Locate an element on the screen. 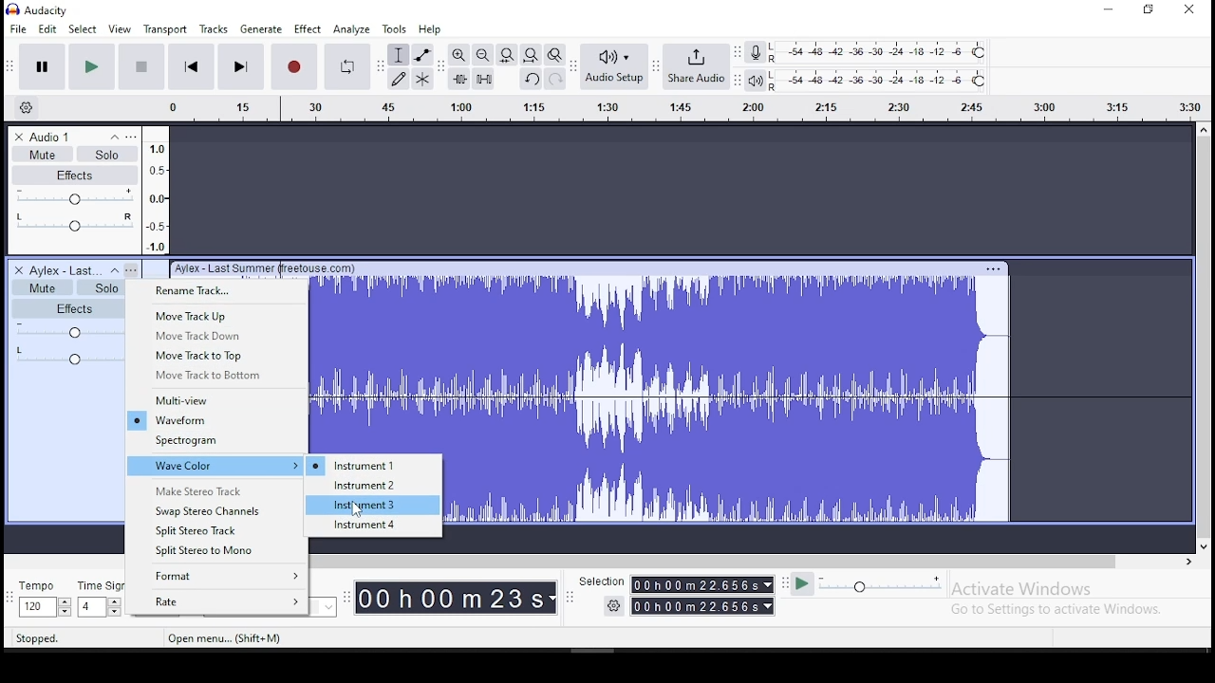 The image size is (1215, 683). Seeker is located at coordinates (156, 190).